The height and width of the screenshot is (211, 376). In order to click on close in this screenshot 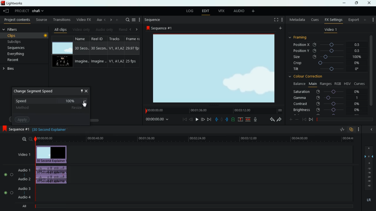, I will do `click(370, 3)`.